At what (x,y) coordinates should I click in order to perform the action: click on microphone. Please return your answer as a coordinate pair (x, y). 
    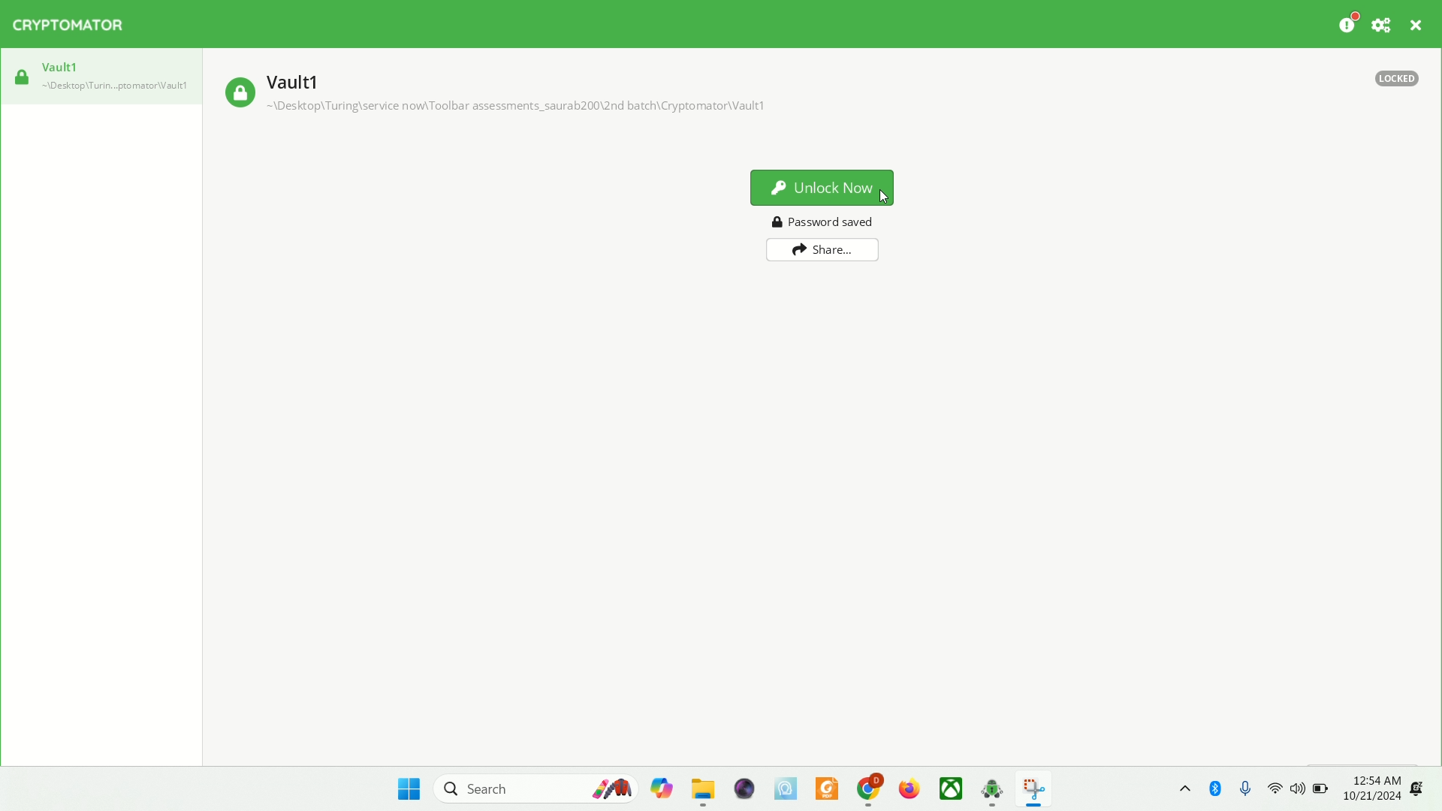
    Looking at the image, I should click on (1250, 788).